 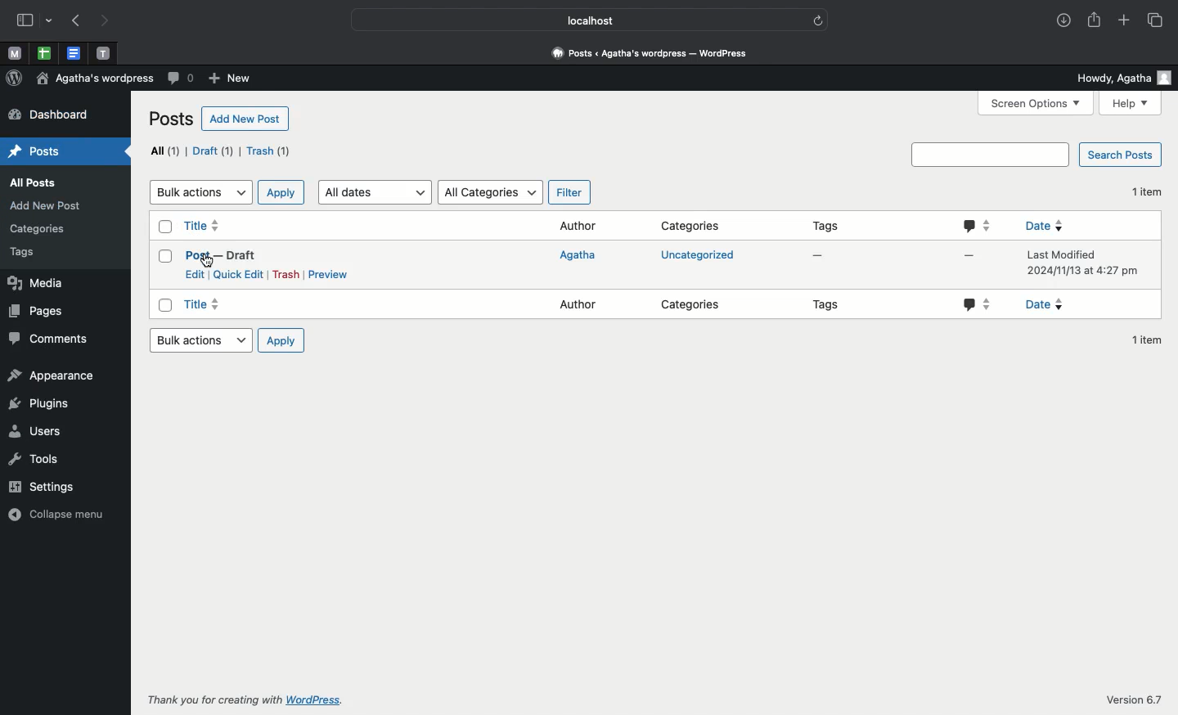 I want to click on Bulk actions, so click(x=200, y=341).